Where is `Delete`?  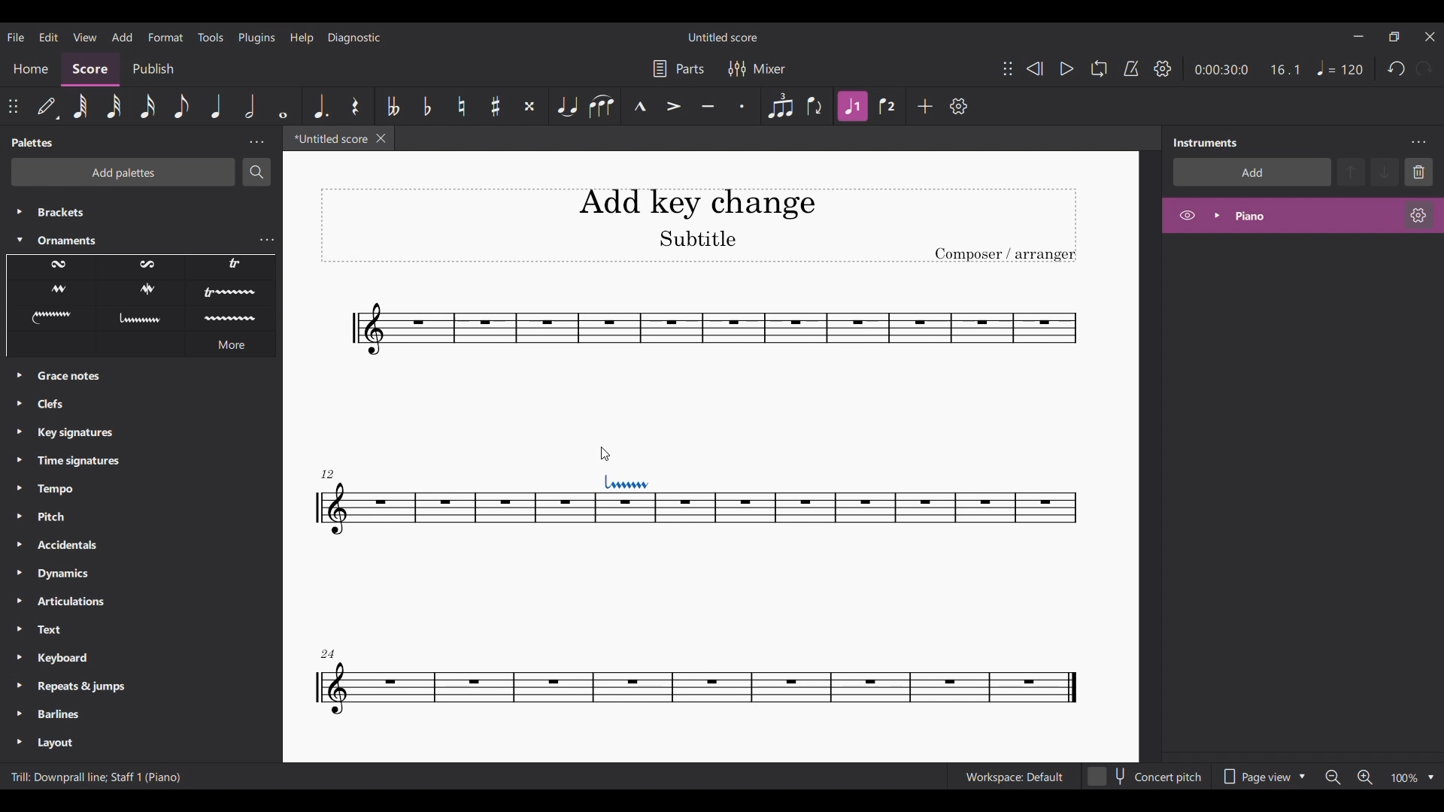
Delete is located at coordinates (1418, 172).